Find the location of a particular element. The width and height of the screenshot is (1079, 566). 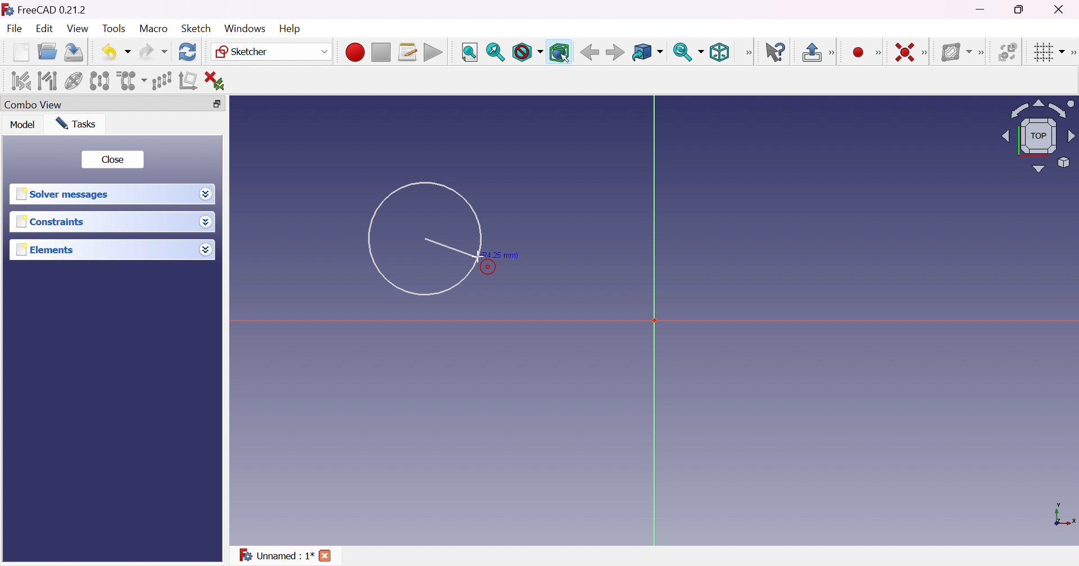

cursor is located at coordinates (476, 257).